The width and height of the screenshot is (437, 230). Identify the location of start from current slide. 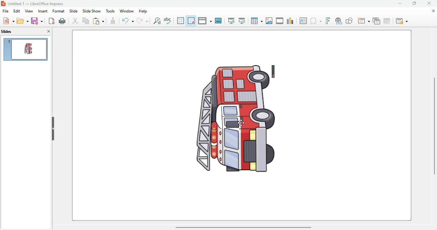
(242, 21).